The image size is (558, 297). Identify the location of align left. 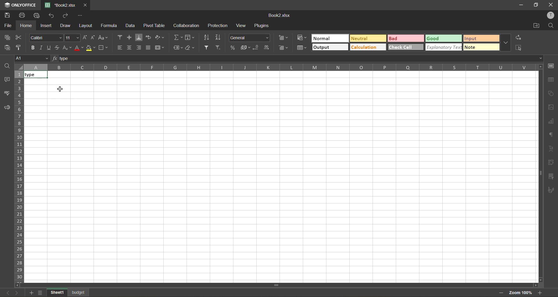
(120, 47).